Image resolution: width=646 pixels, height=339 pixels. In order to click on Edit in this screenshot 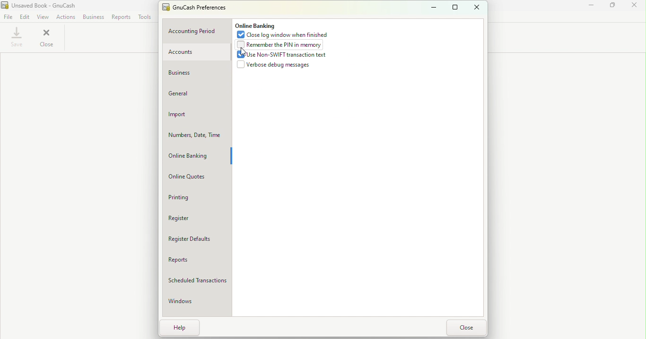, I will do `click(25, 17)`.